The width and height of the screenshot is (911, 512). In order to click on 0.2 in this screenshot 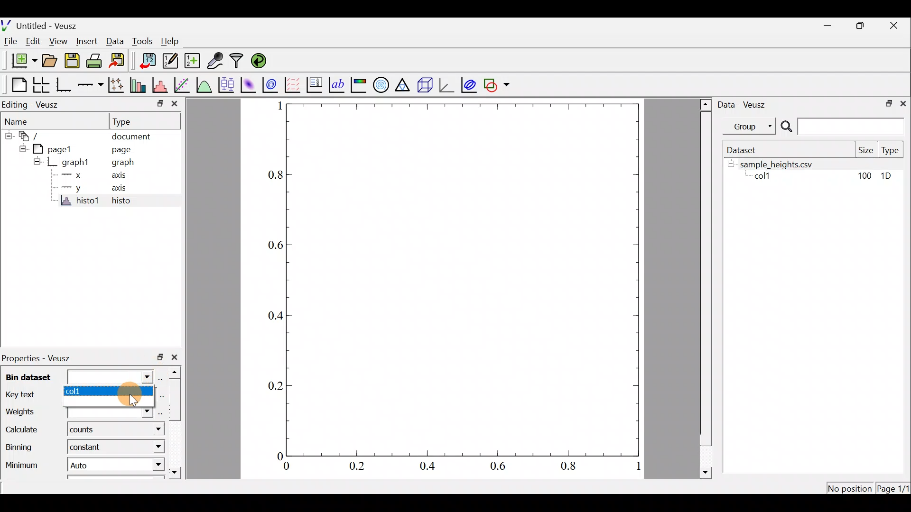, I will do `click(358, 466)`.